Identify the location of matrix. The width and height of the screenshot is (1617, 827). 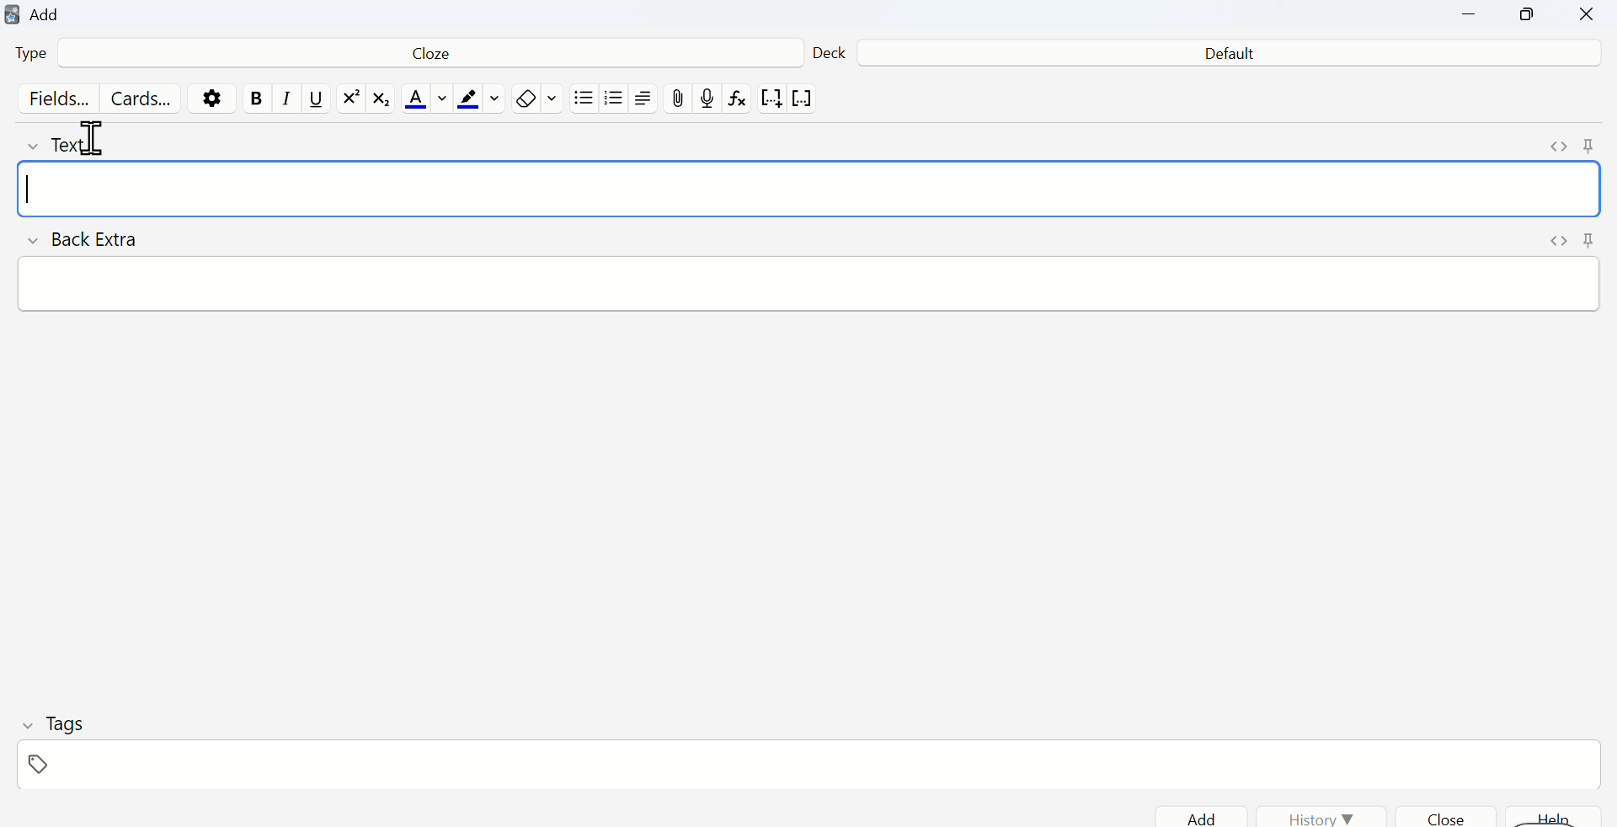
(382, 101).